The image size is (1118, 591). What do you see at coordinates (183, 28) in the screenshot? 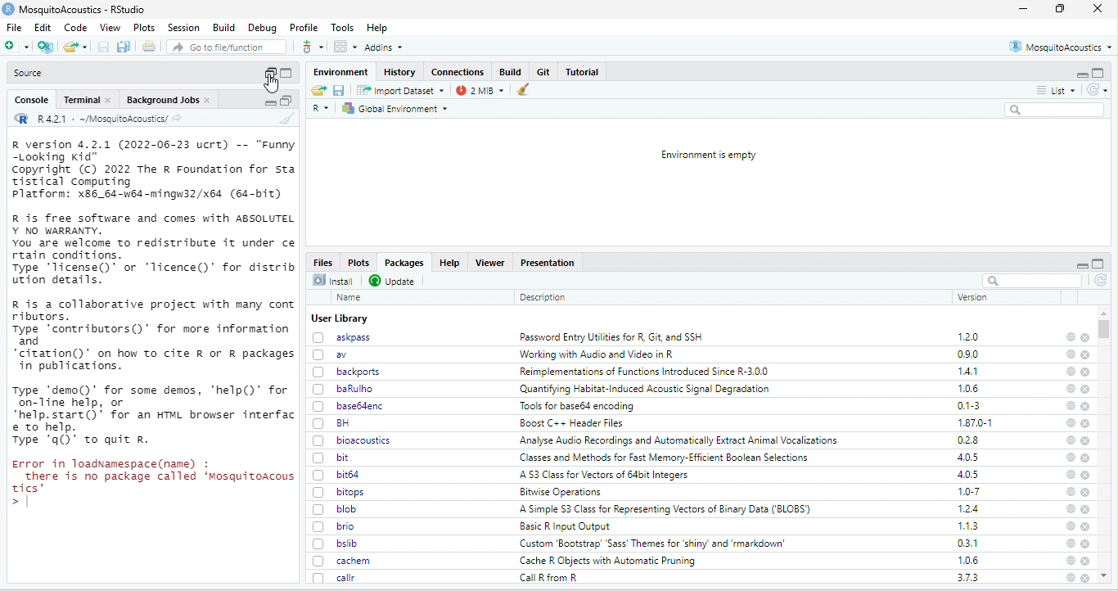
I see `Session` at bounding box center [183, 28].